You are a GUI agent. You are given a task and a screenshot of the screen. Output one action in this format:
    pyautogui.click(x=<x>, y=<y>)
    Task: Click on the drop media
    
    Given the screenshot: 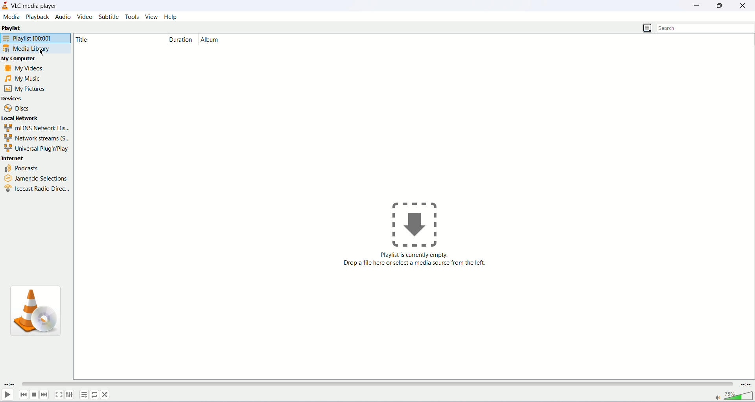 What is the action you would take?
    pyautogui.click(x=420, y=222)
    